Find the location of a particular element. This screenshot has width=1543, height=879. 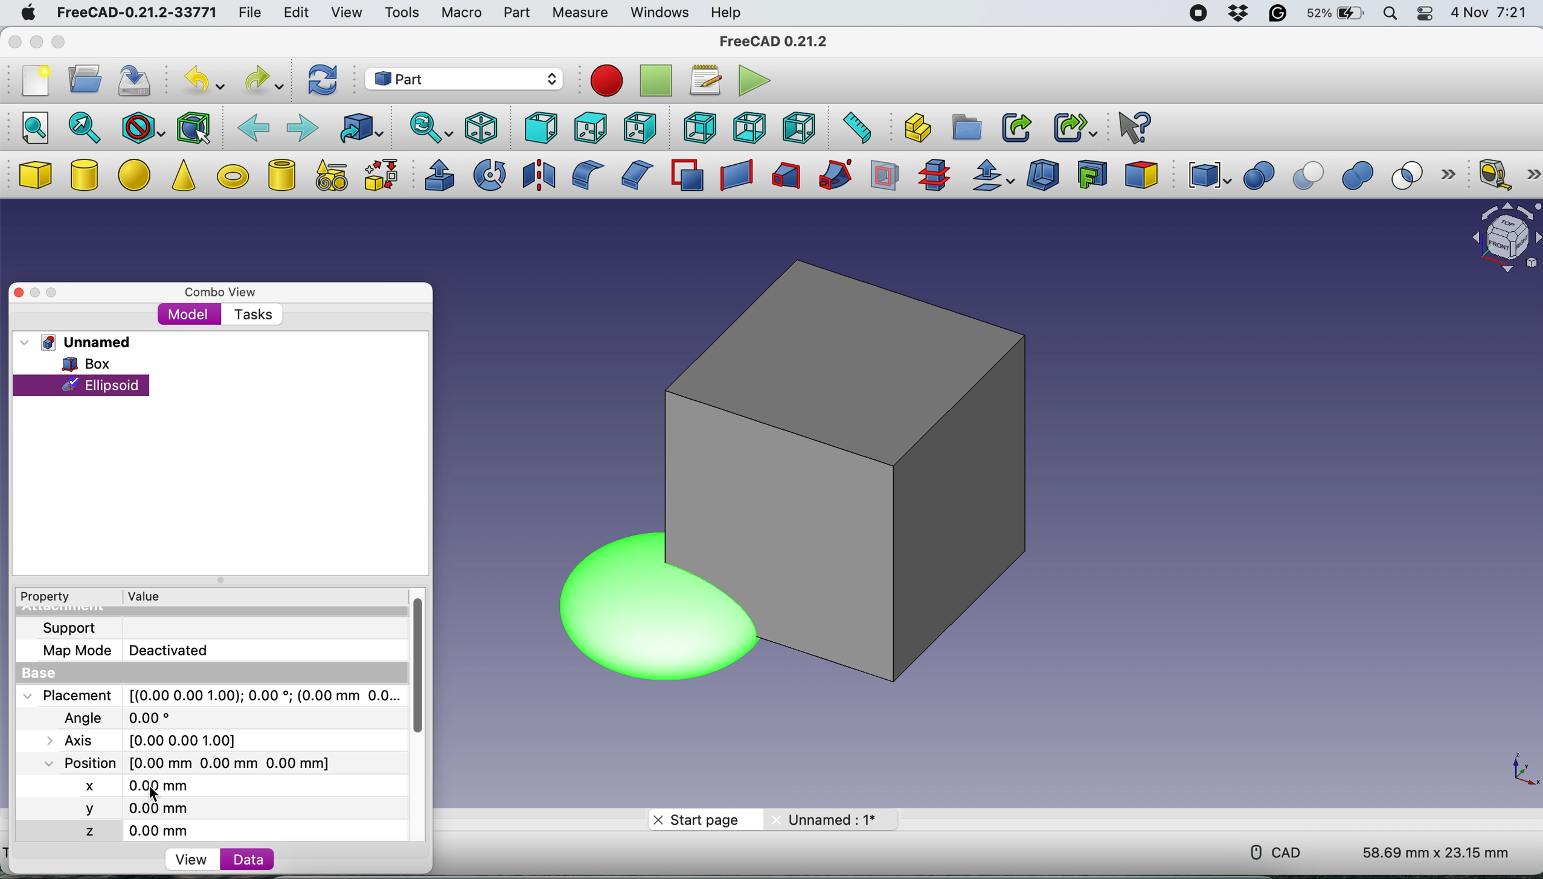

cut is located at coordinates (1310, 176).